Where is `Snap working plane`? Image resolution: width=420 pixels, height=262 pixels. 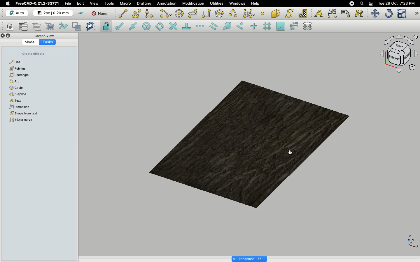
Snap working plane is located at coordinates (280, 25).